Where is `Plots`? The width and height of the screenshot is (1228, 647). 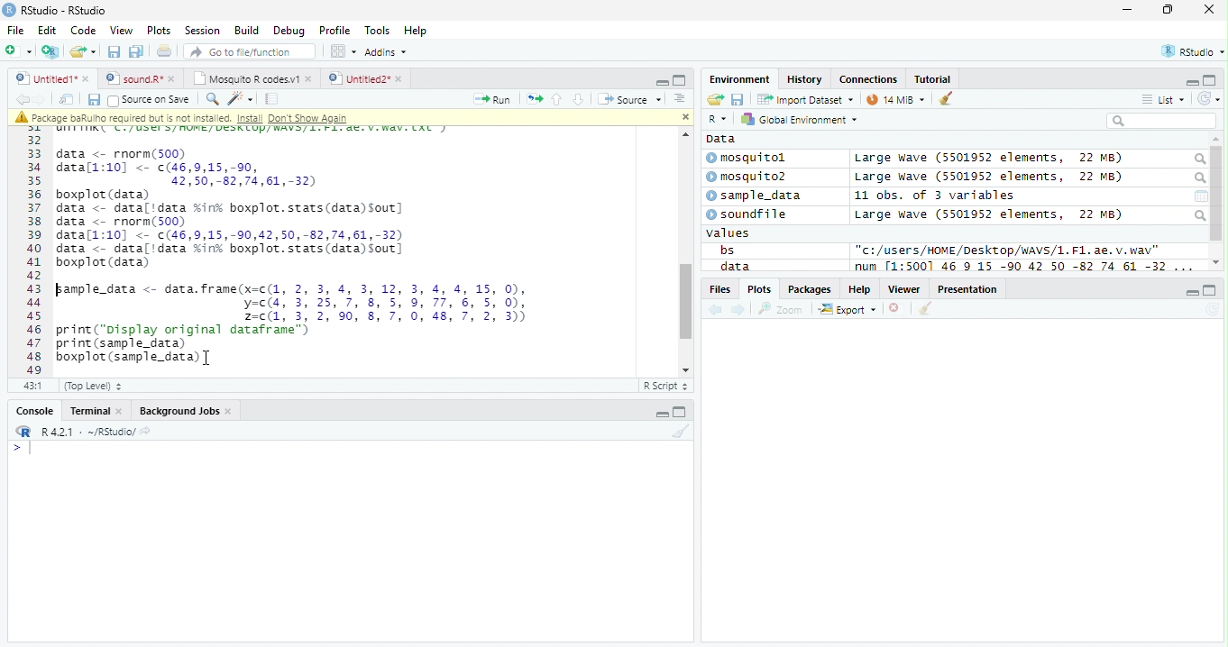
Plots is located at coordinates (758, 289).